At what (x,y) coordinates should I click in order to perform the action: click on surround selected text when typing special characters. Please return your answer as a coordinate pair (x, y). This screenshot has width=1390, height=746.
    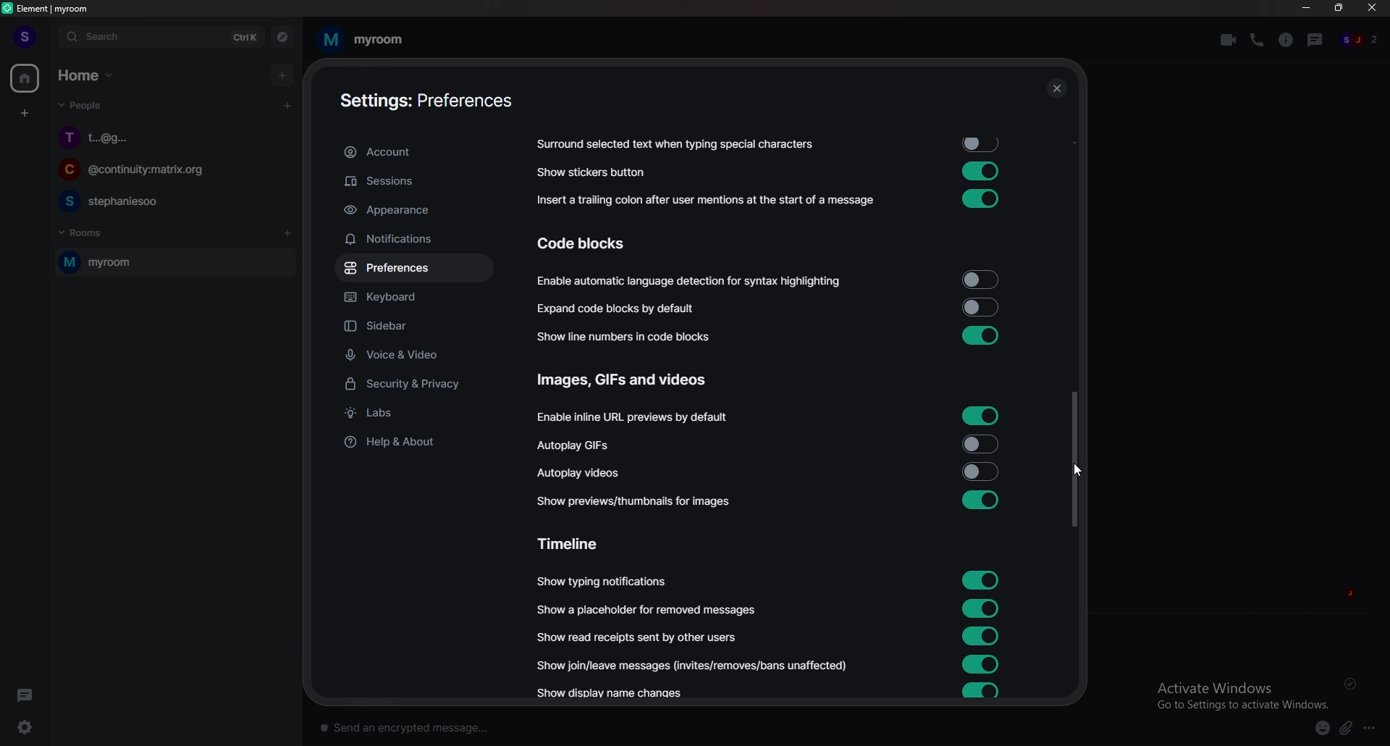
    Looking at the image, I should click on (673, 145).